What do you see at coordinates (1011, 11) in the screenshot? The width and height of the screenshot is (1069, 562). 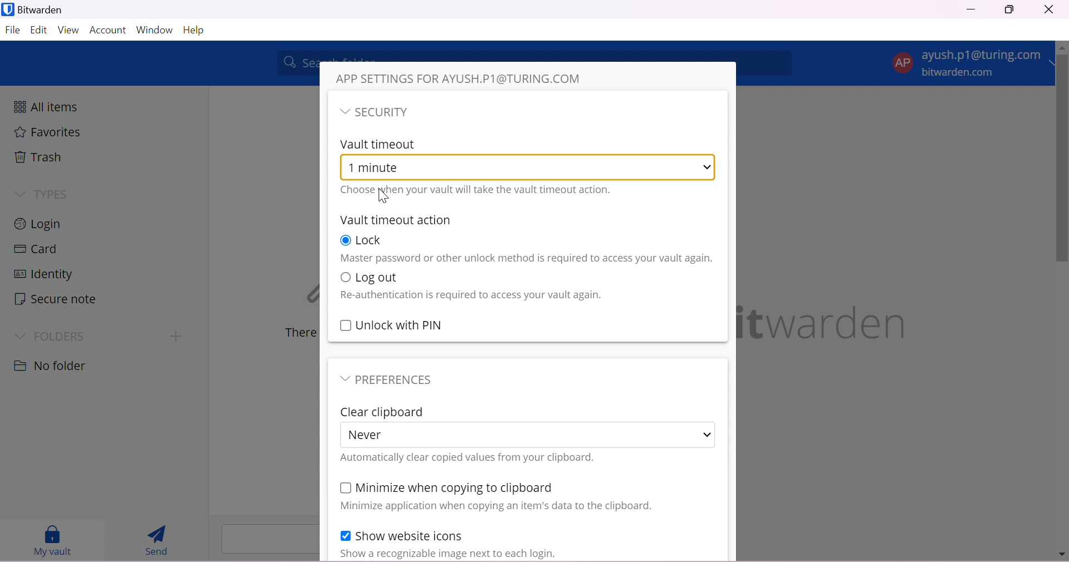 I see `Restore Down` at bounding box center [1011, 11].